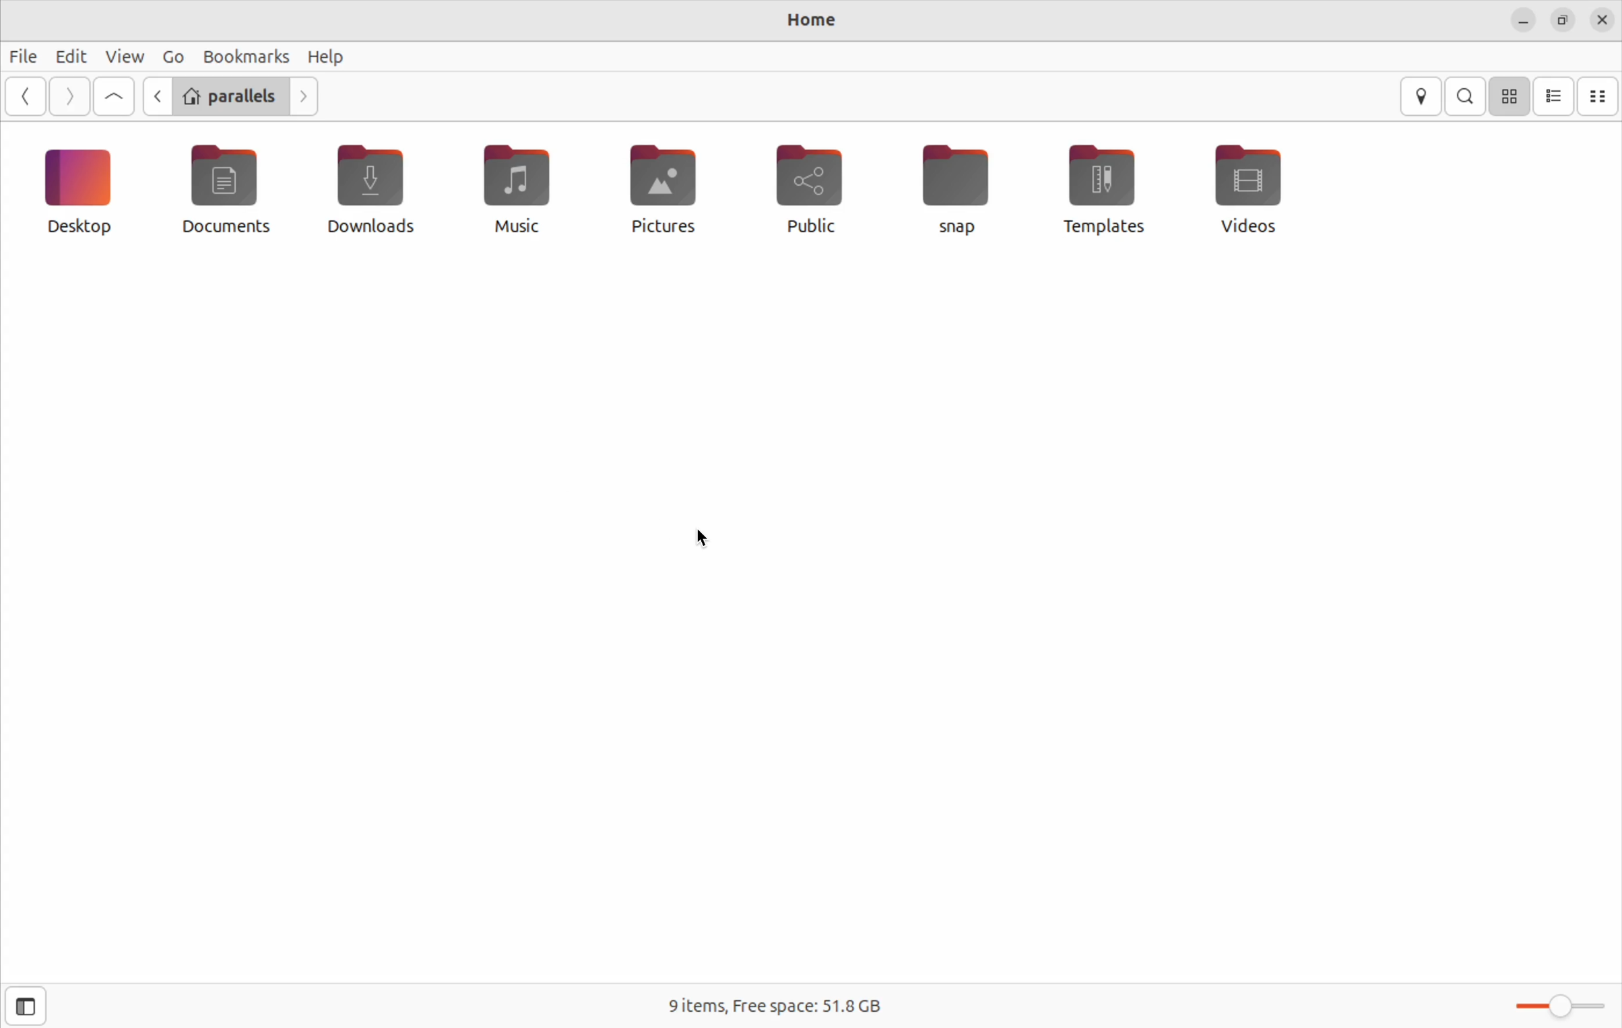 Image resolution: width=1622 pixels, height=1028 pixels. What do you see at coordinates (372, 189) in the screenshot?
I see `downloads` at bounding box center [372, 189].